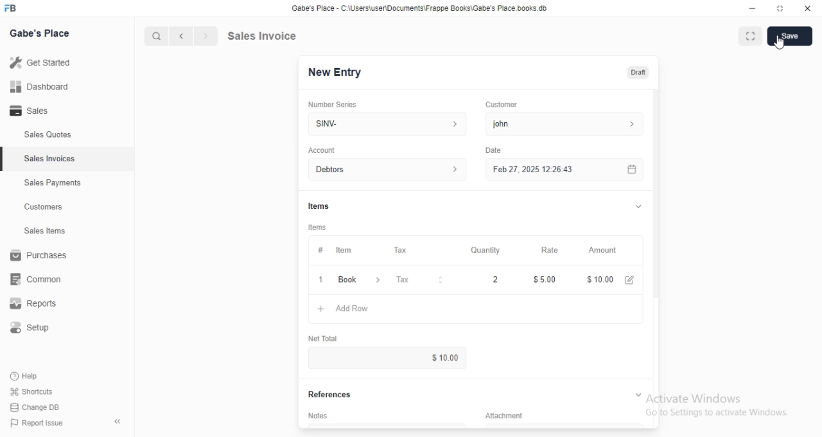 Image resolution: width=822 pixels, height=437 pixels. I want to click on john >, so click(568, 123).